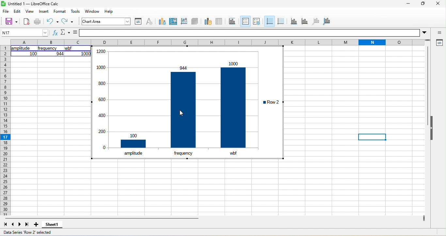 The width and height of the screenshot is (446, 236). What do you see at coordinates (295, 21) in the screenshot?
I see `x axis` at bounding box center [295, 21].